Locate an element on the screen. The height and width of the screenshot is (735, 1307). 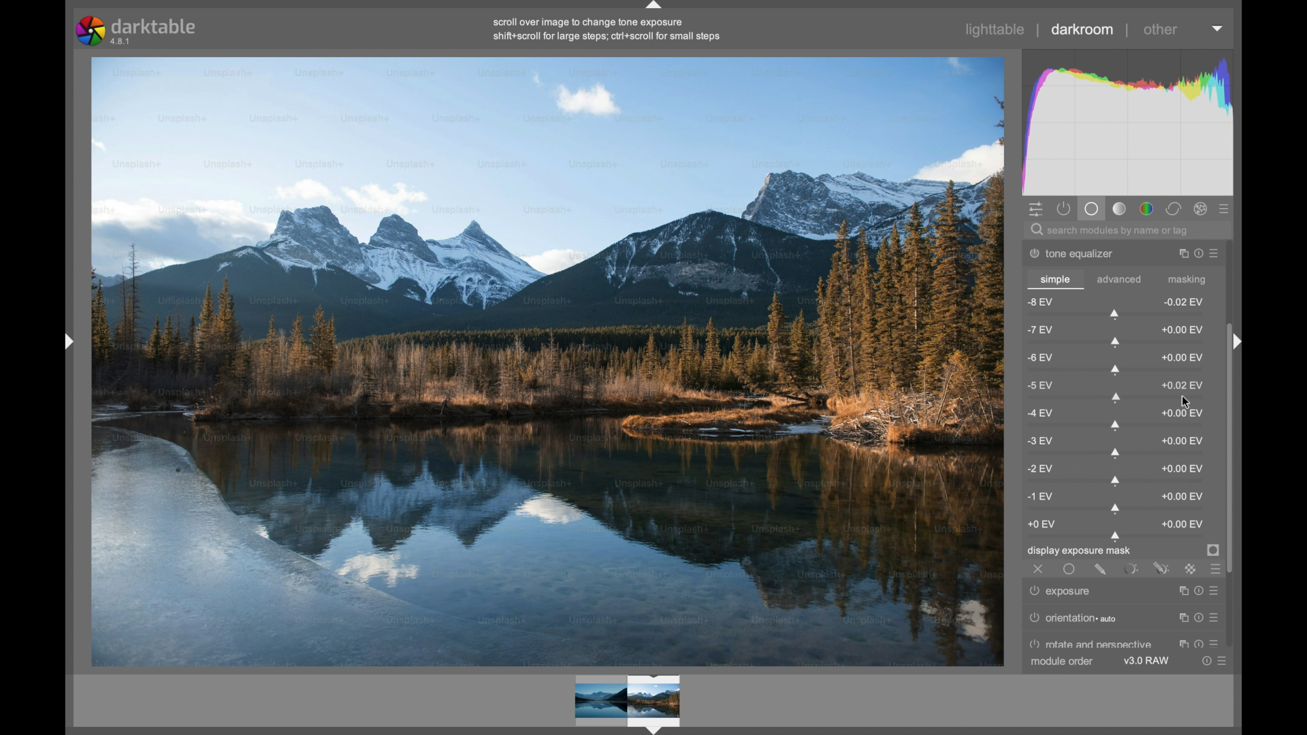
Instance is located at coordinates (1181, 605).